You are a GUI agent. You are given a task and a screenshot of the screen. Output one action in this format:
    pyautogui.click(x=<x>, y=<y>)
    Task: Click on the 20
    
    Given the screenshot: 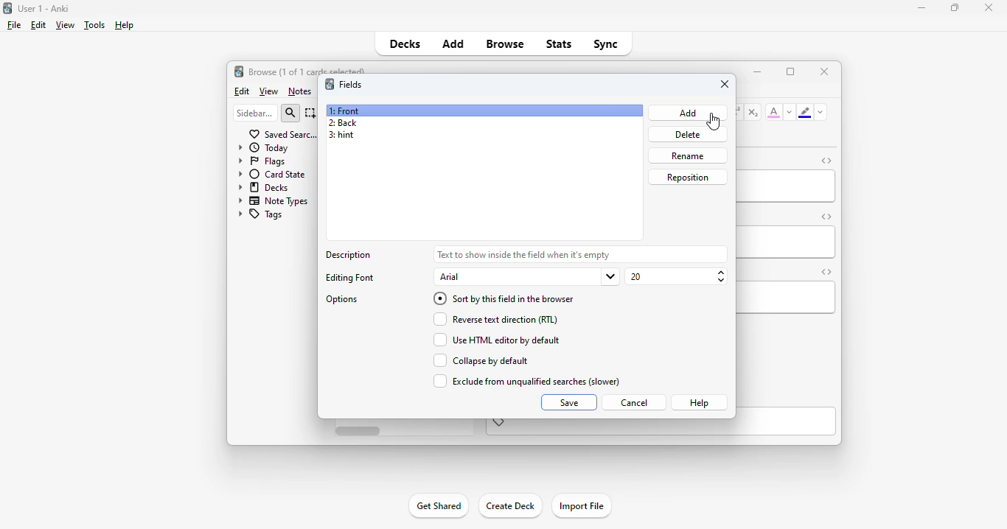 What is the action you would take?
    pyautogui.click(x=677, y=277)
    